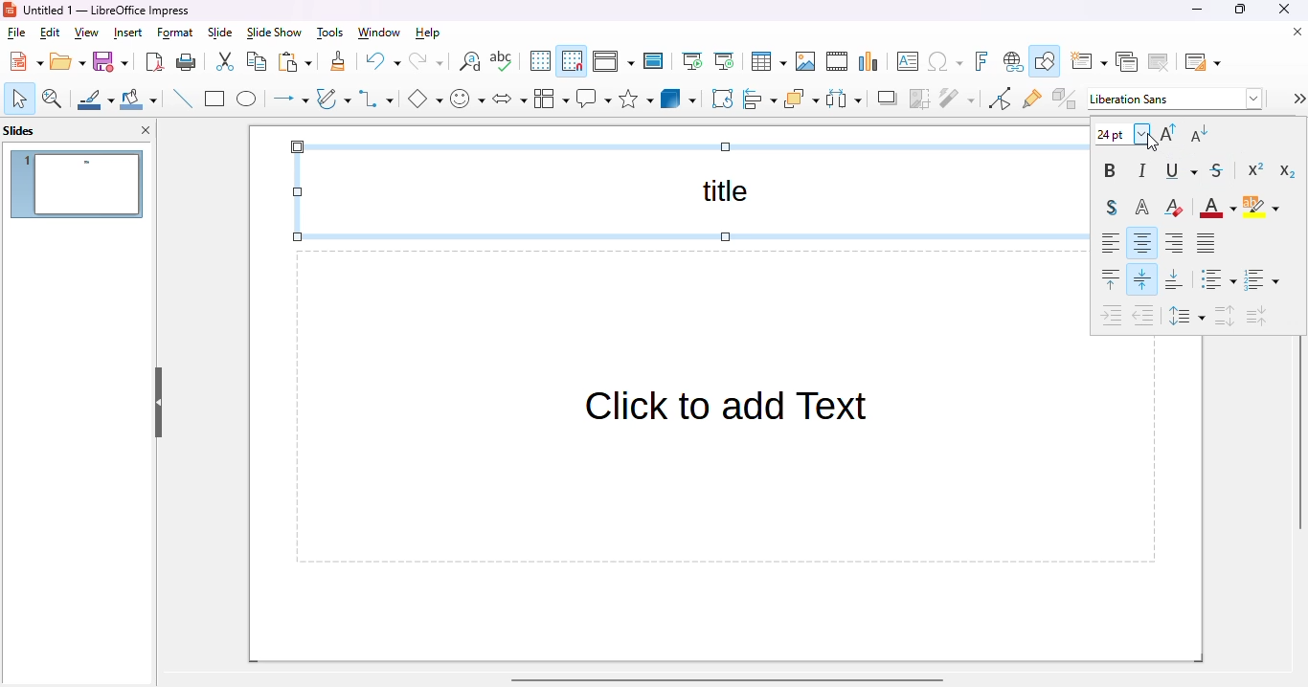 This screenshot has height=687, width=1308. I want to click on help, so click(428, 33).